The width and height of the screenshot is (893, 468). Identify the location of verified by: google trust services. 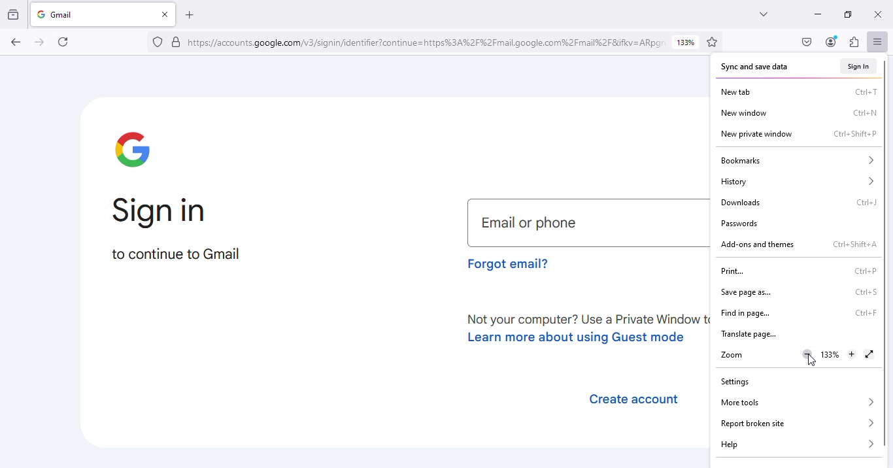
(177, 42).